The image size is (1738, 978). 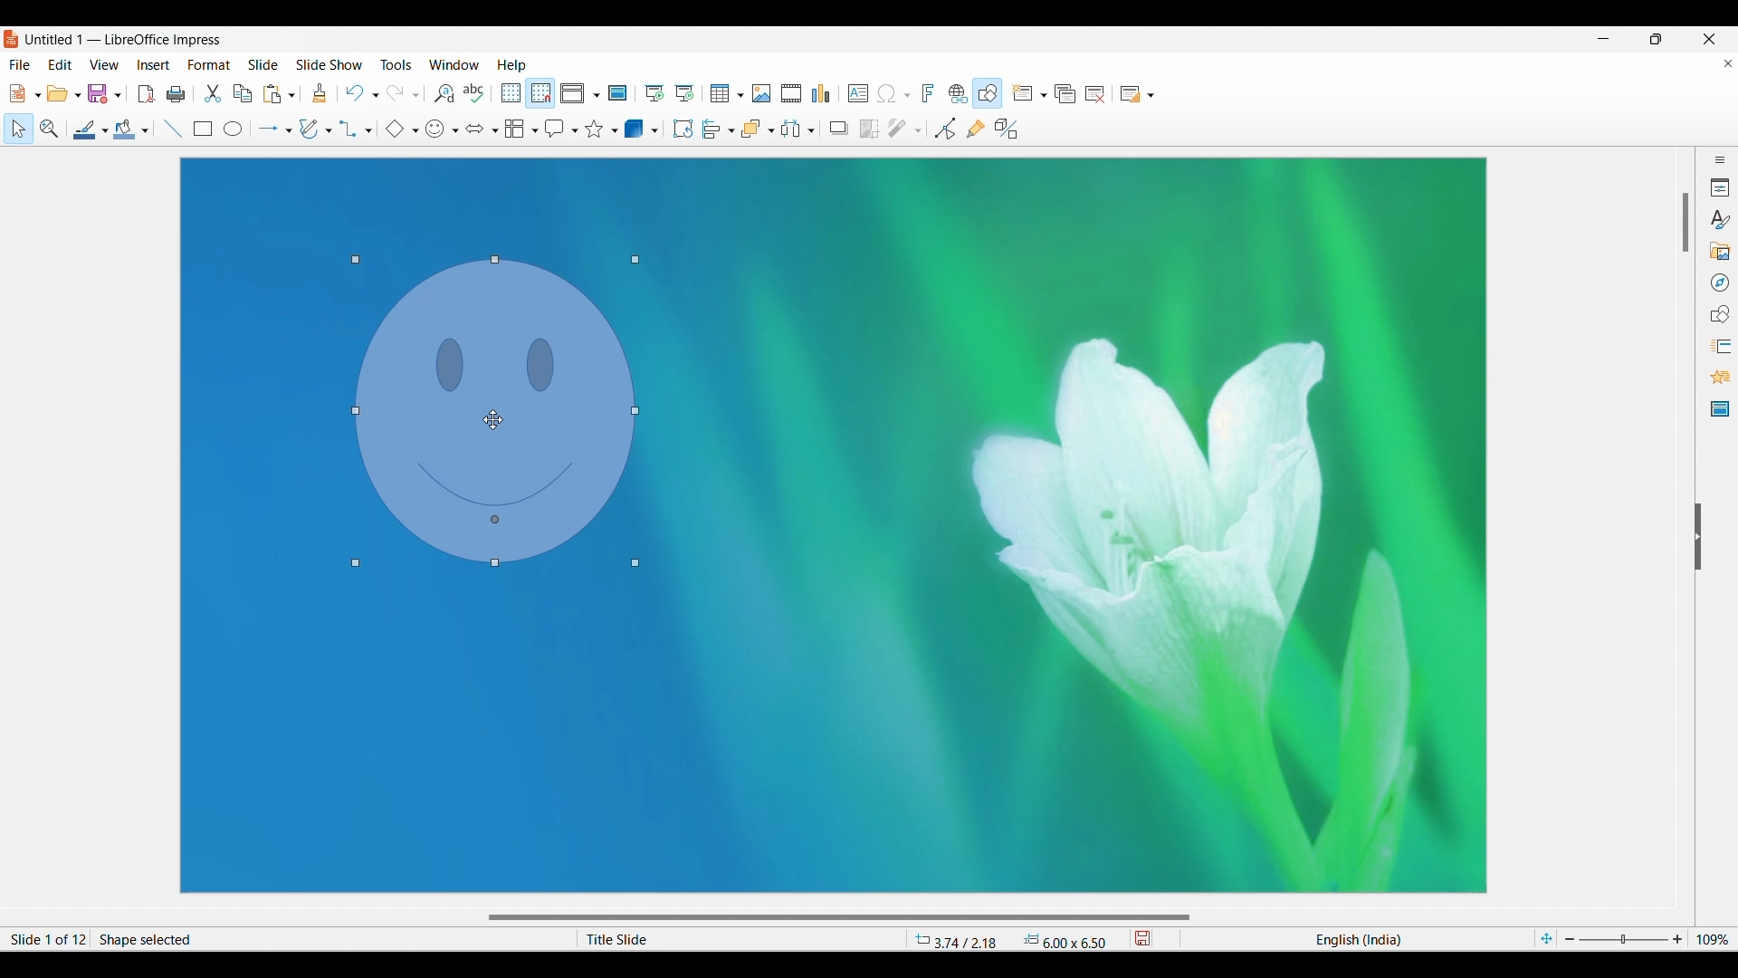 I want to click on Start from first slide, so click(x=654, y=93).